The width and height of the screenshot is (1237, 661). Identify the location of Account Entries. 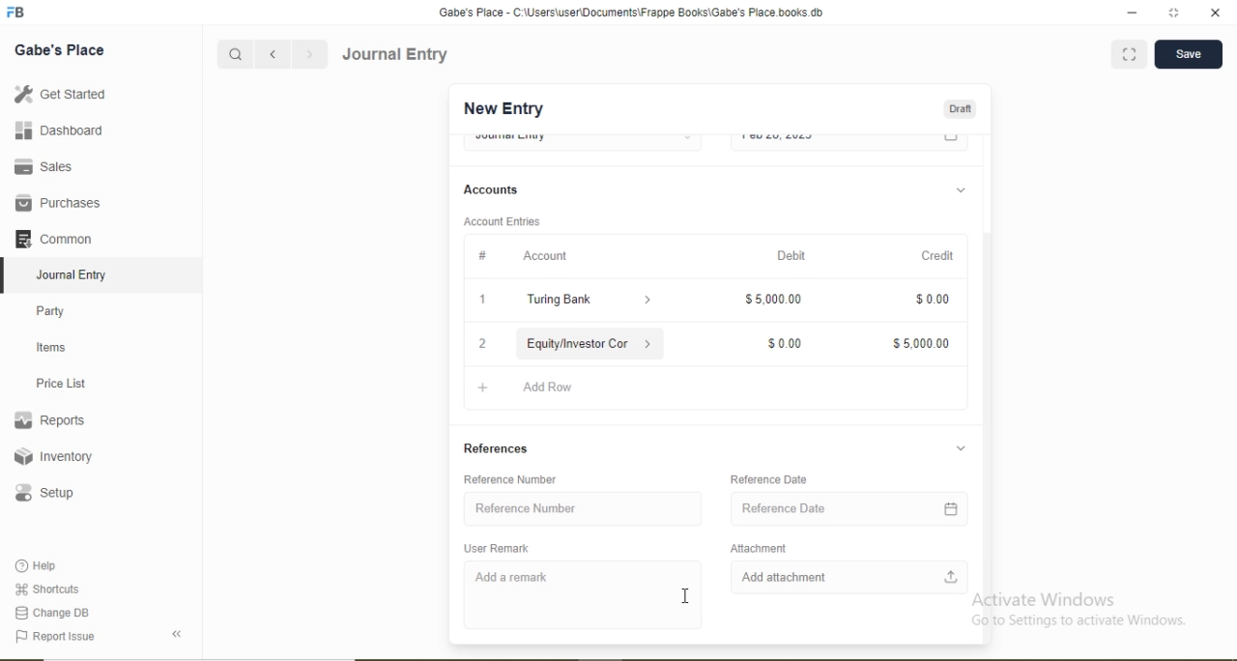
(502, 221).